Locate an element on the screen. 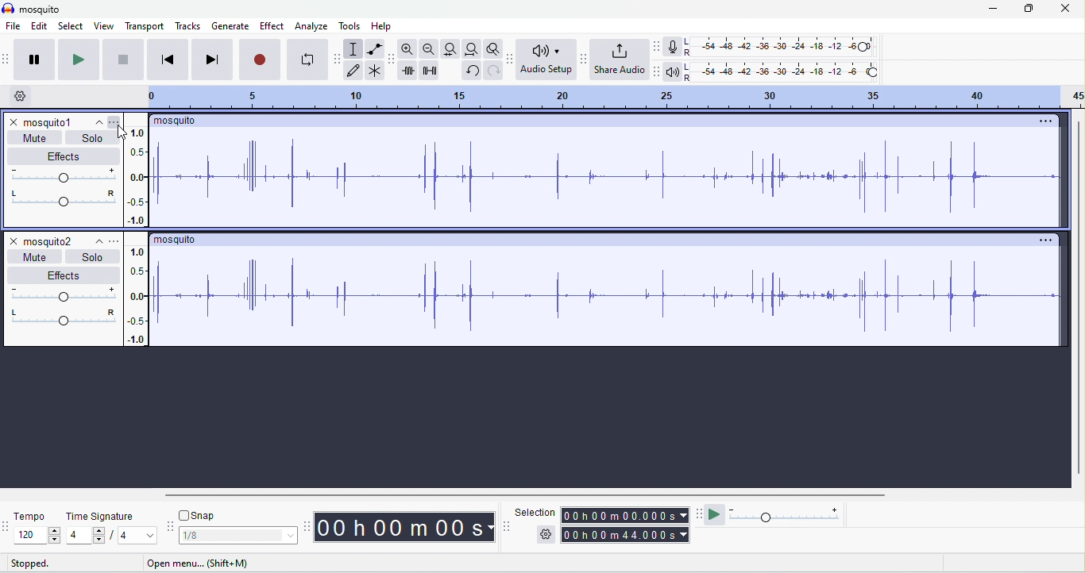 Image resolution: width=1085 pixels, height=573 pixels. play at speed/ play at speed once is located at coordinates (715, 513).